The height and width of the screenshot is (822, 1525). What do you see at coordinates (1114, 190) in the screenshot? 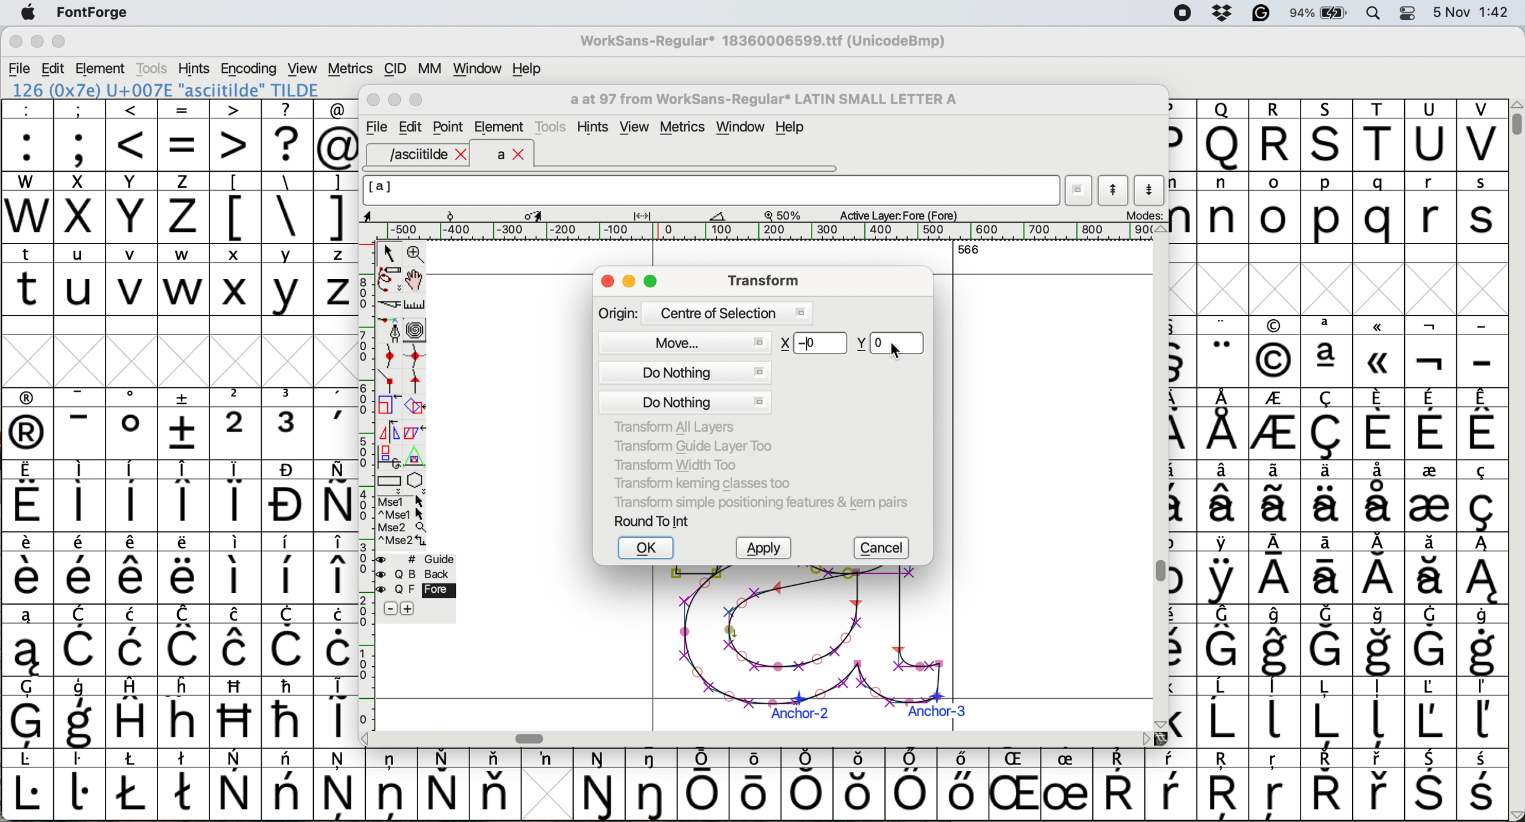
I see `show previous letter` at bounding box center [1114, 190].